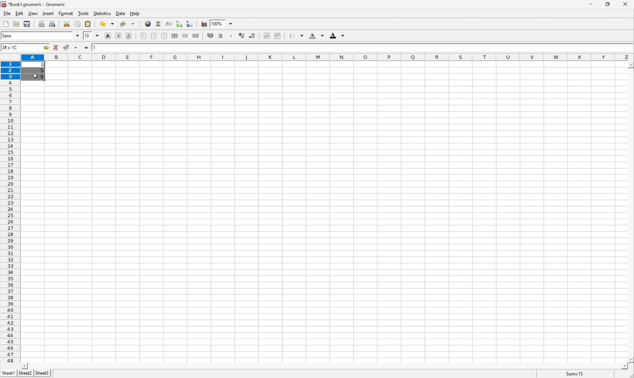 The height and width of the screenshot is (378, 634). What do you see at coordinates (127, 24) in the screenshot?
I see `redo` at bounding box center [127, 24].